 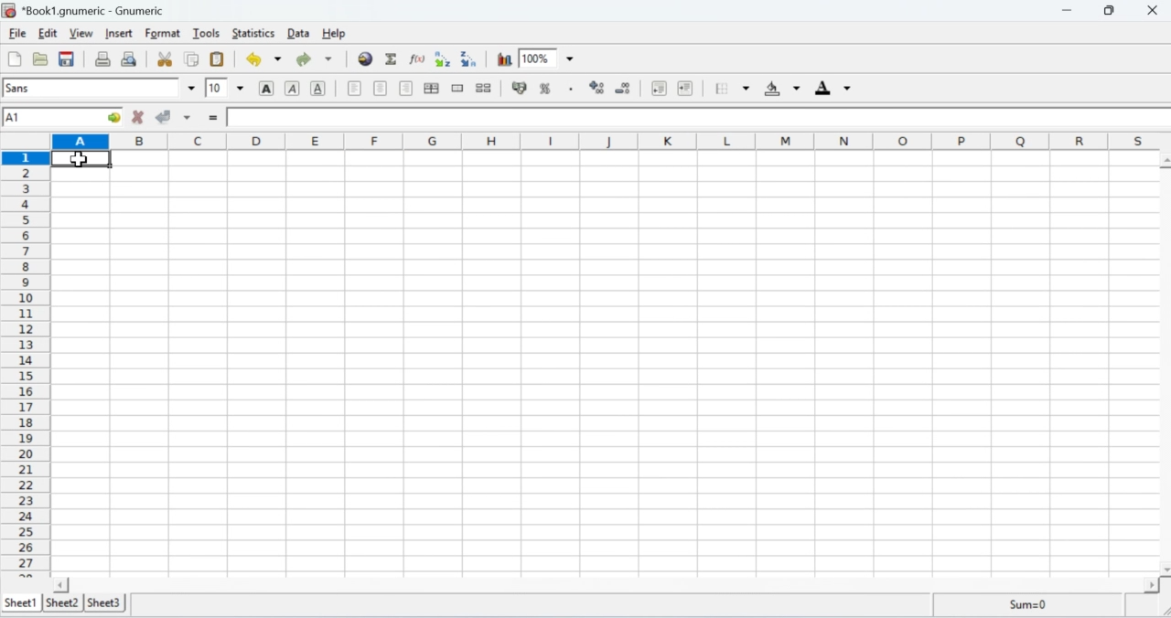 What do you see at coordinates (731, 89) in the screenshot?
I see `Borders` at bounding box center [731, 89].